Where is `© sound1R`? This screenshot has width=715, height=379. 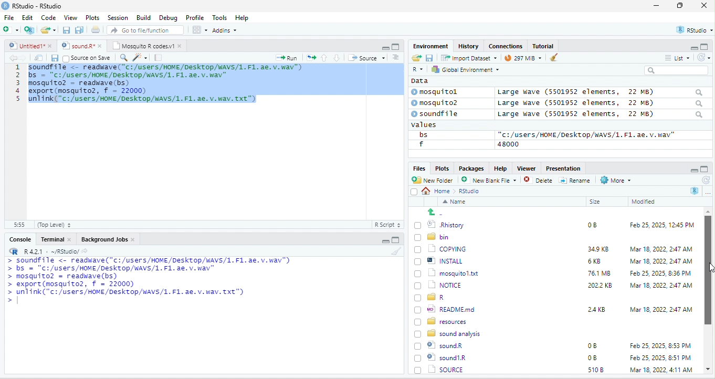 © sound1R is located at coordinates (442, 346).